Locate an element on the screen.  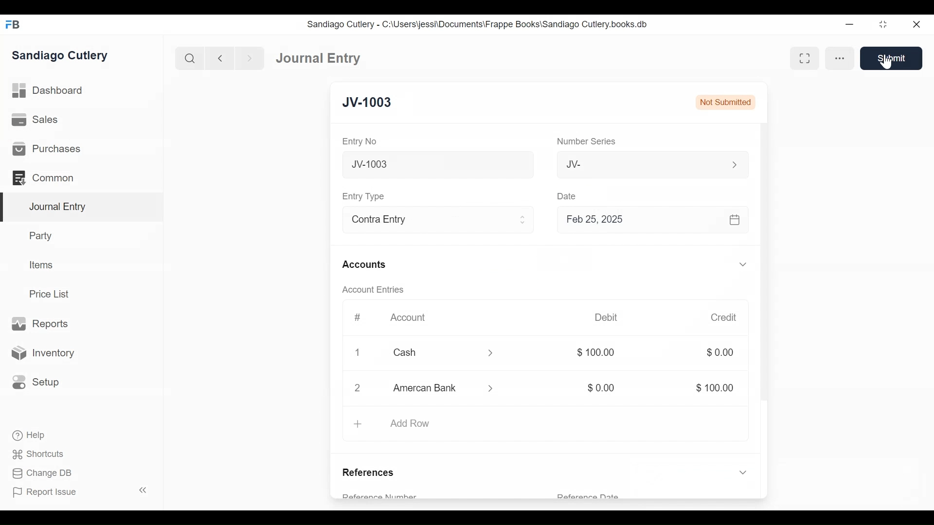
Sales is located at coordinates (34, 121).